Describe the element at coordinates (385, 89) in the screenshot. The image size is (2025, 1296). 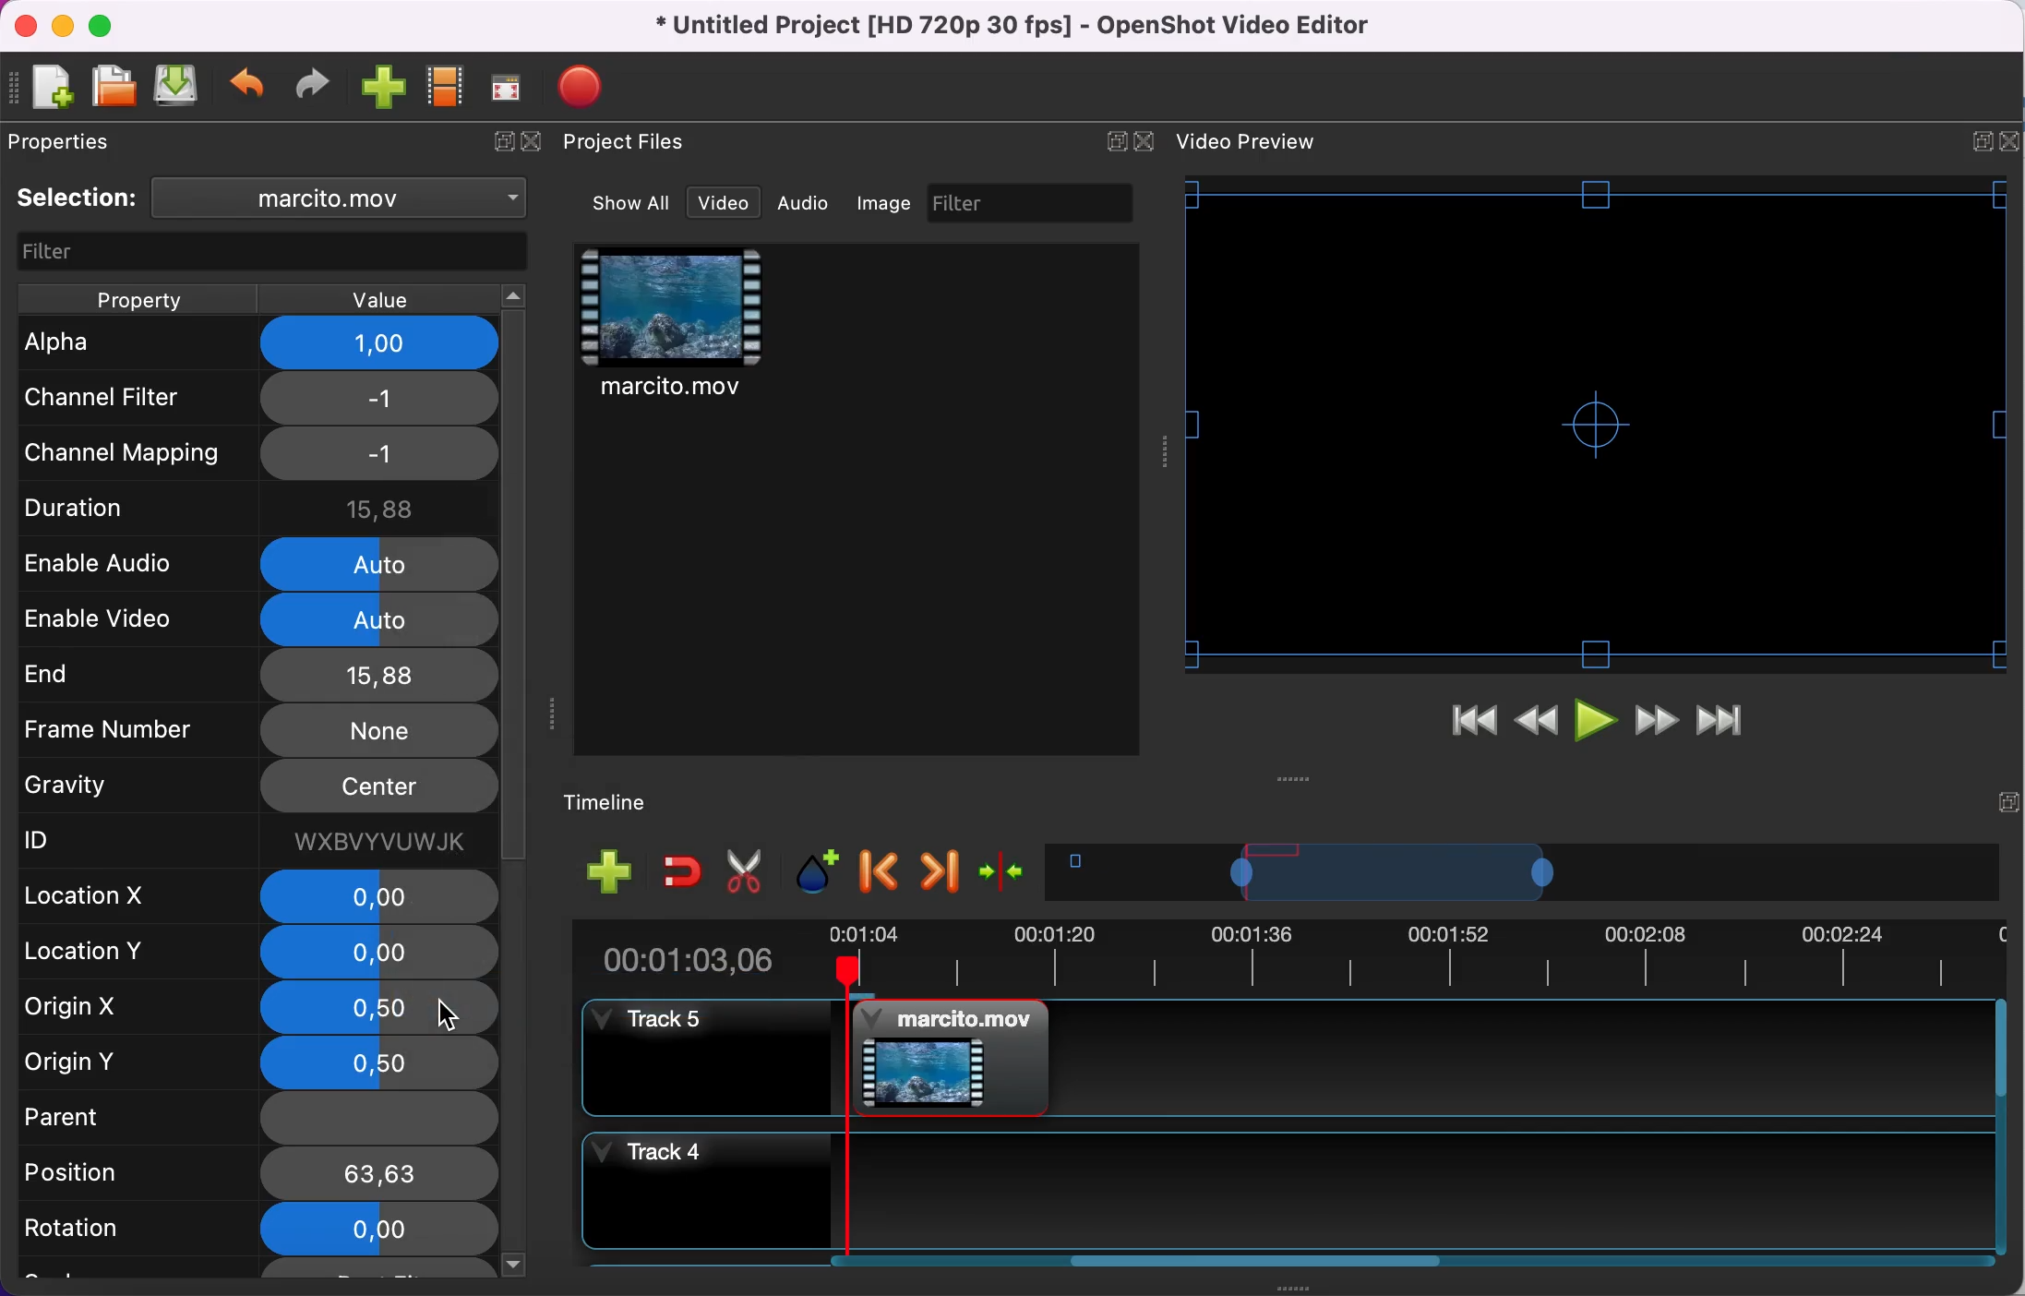
I see `import file` at that location.